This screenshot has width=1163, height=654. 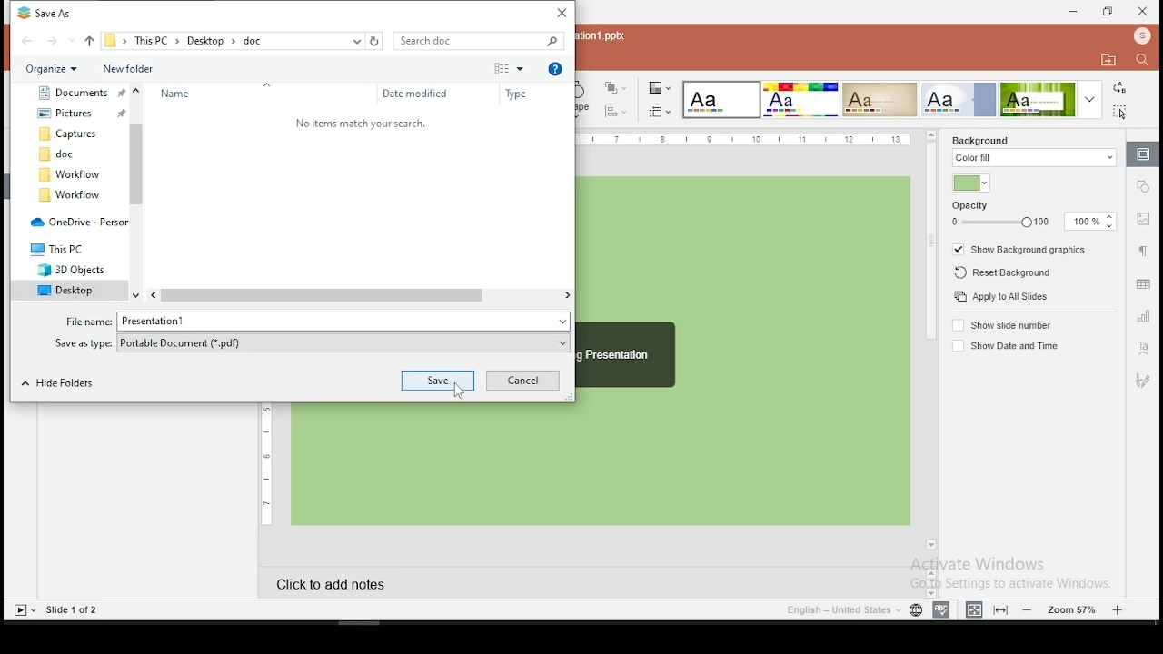 What do you see at coordinates (1107, 12) in the screenshot?
I see `restore` at bounding box center [1107, 12].